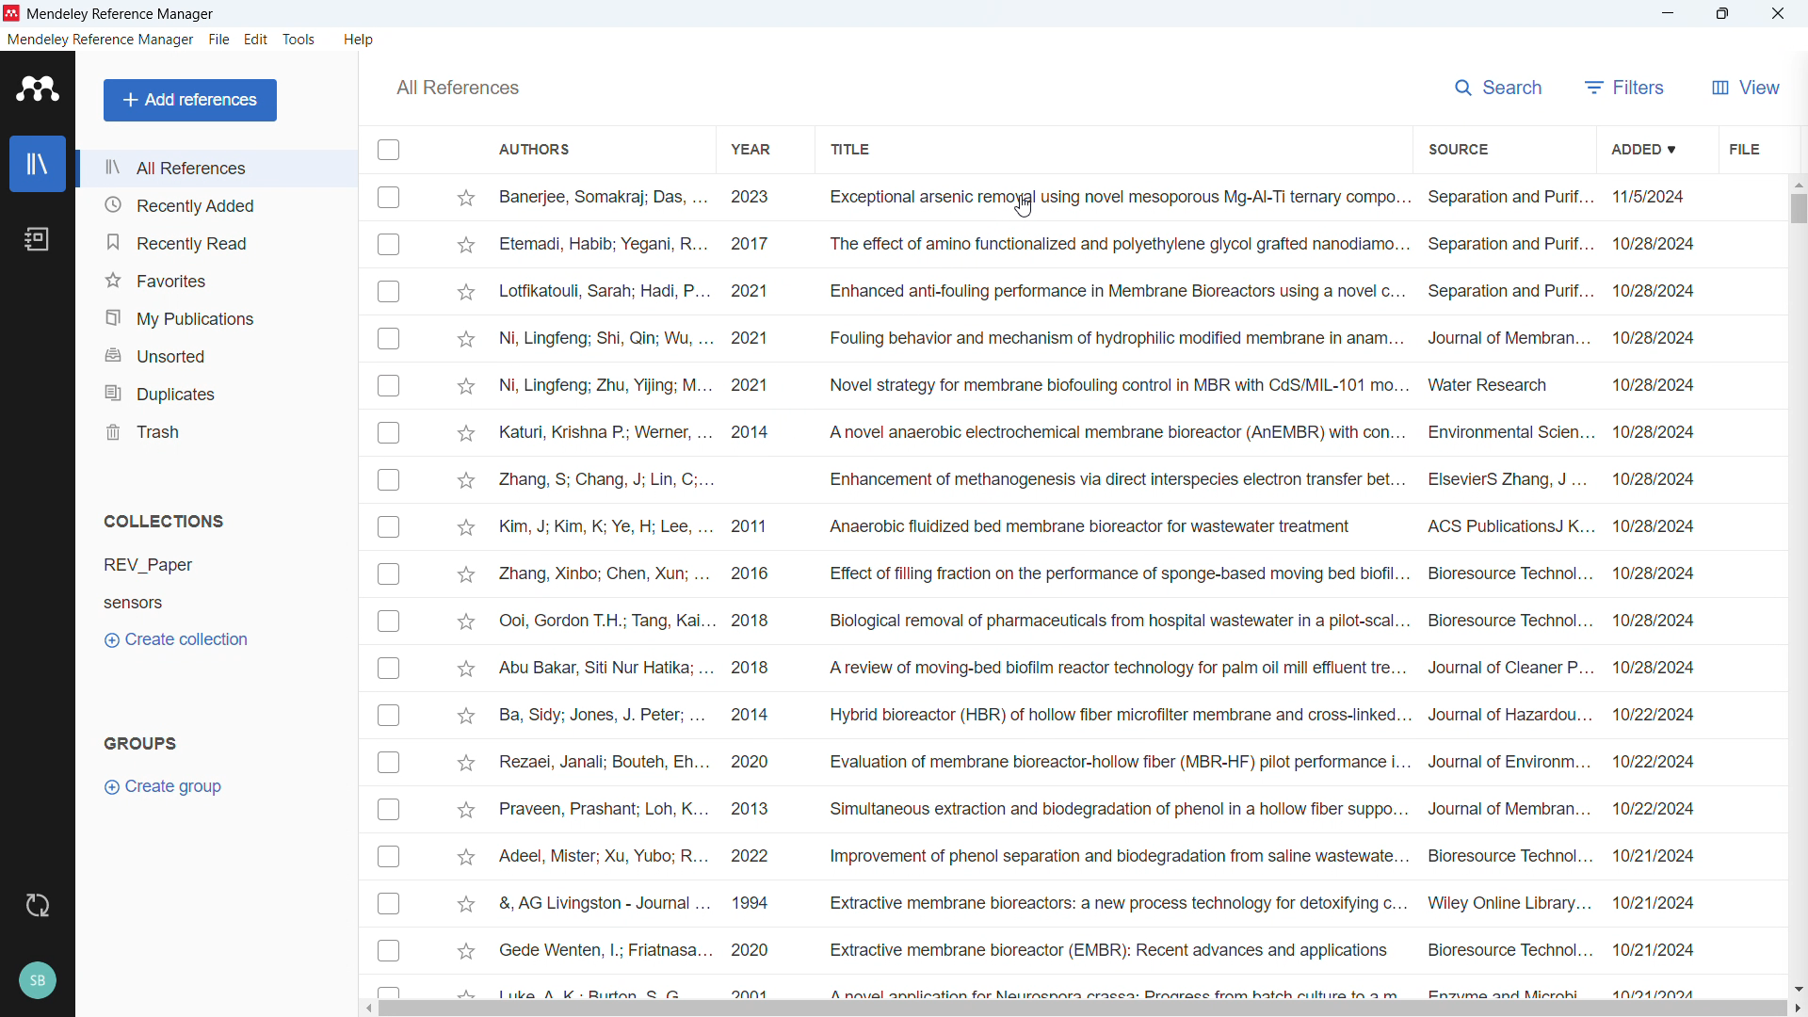 Image resolution: width=1808 pixels, height=1017 pixels. I want to click on 2020, so click(751, 952).